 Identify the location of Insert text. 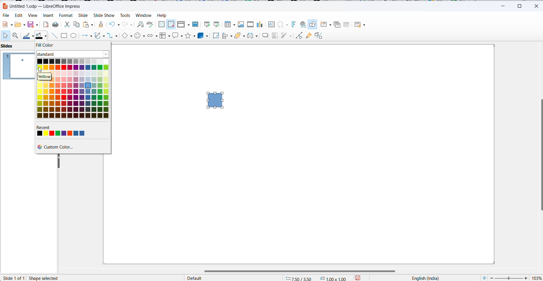
(272, 24).